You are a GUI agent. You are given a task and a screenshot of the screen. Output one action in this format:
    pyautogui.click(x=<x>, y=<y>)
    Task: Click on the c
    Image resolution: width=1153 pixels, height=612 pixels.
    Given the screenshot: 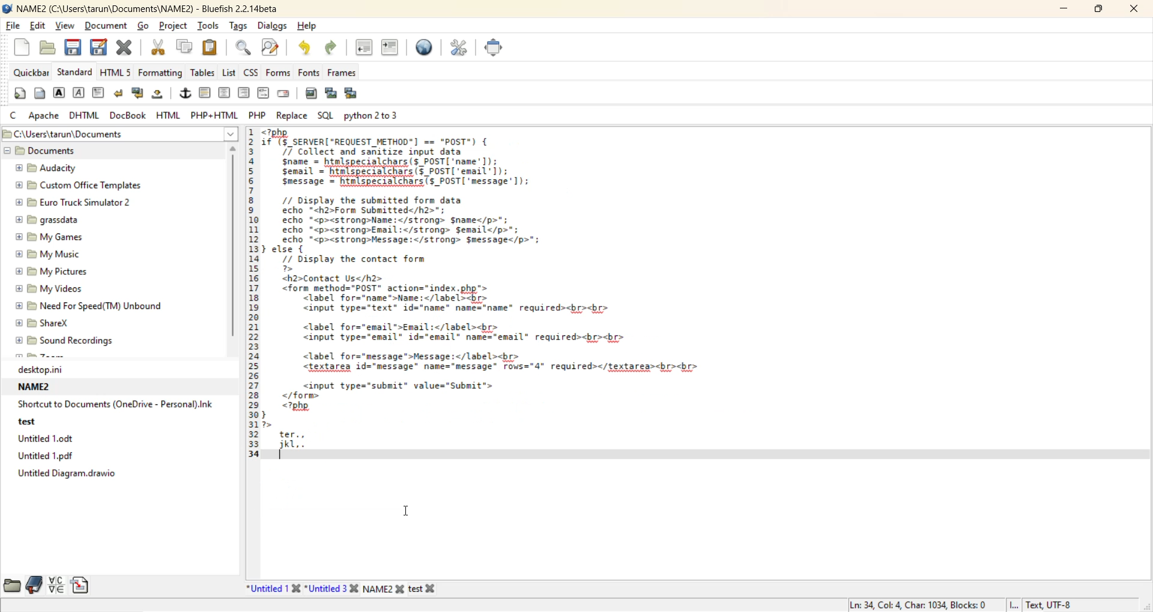 What is the action you would take?
    pyautogui.click(x=14, y=115)
    